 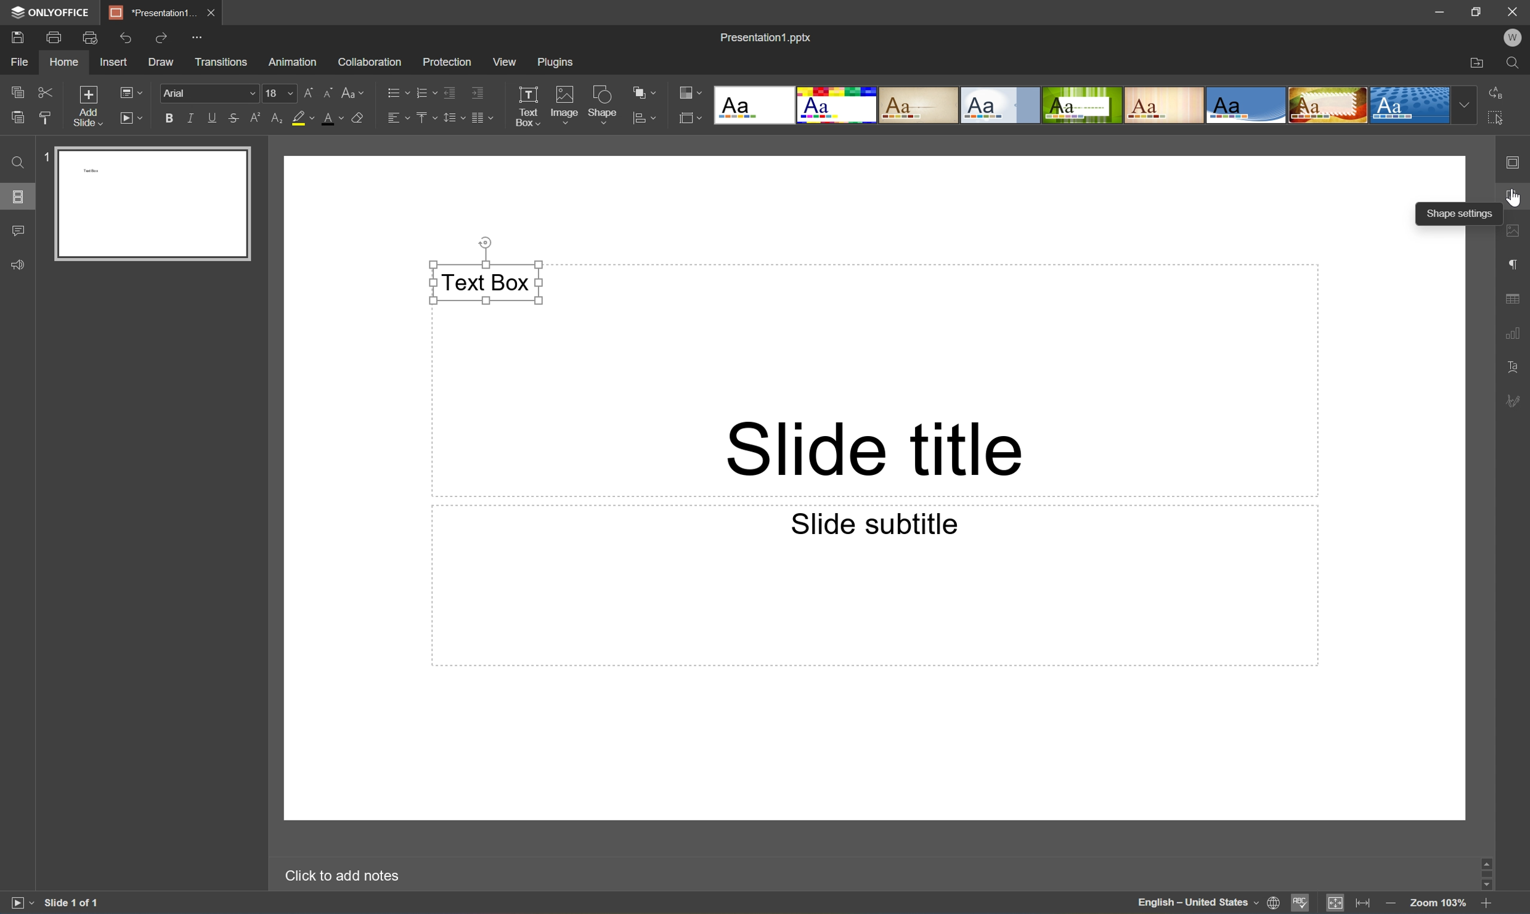 I want to click on File, so click(x=23, y=61).